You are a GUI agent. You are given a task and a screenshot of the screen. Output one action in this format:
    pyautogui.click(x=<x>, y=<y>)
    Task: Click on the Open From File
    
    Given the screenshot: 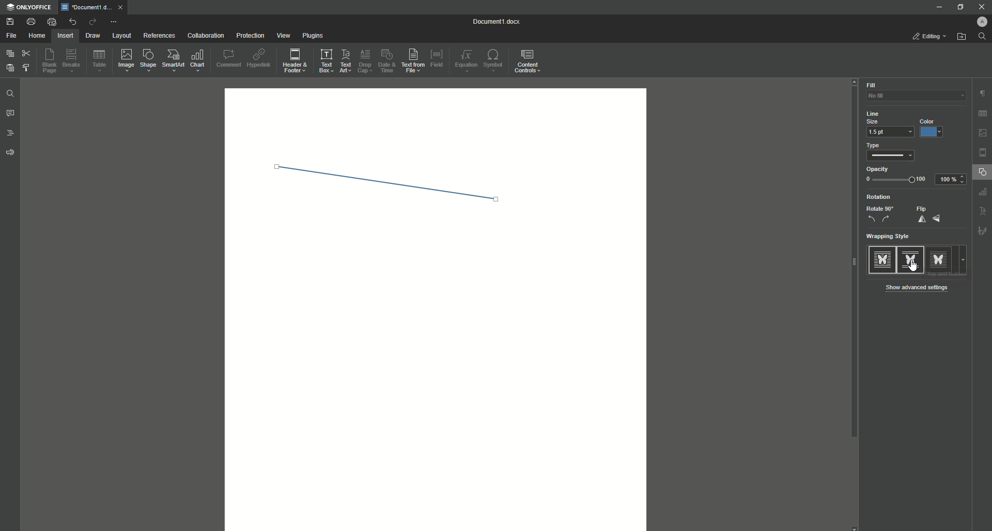 What is the action you would take?
    pyautogui.click(x=962, y=38)
    